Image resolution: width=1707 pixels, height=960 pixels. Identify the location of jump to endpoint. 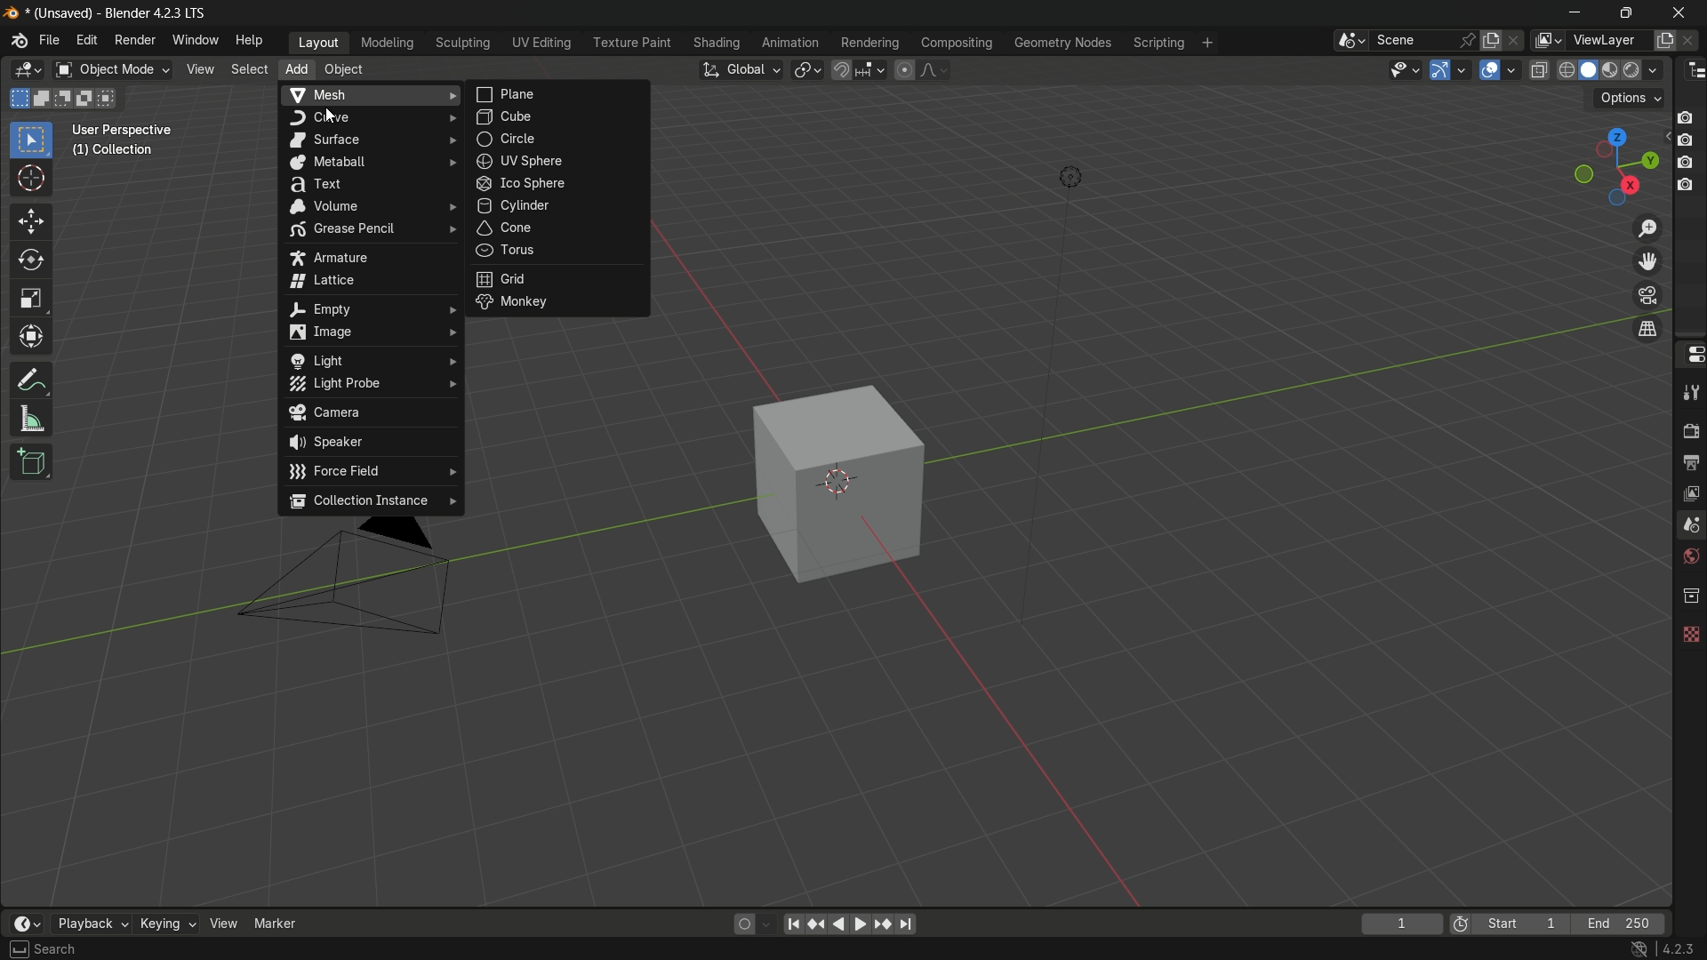
(905, 924).